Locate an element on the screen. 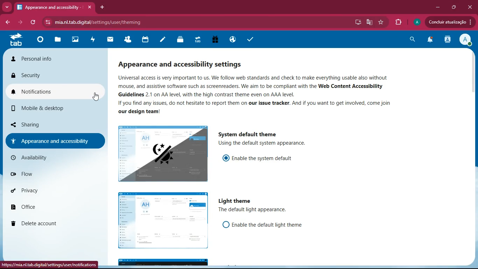 This screenshot has height=269, width=478. files is located at coordinates (59, 40).